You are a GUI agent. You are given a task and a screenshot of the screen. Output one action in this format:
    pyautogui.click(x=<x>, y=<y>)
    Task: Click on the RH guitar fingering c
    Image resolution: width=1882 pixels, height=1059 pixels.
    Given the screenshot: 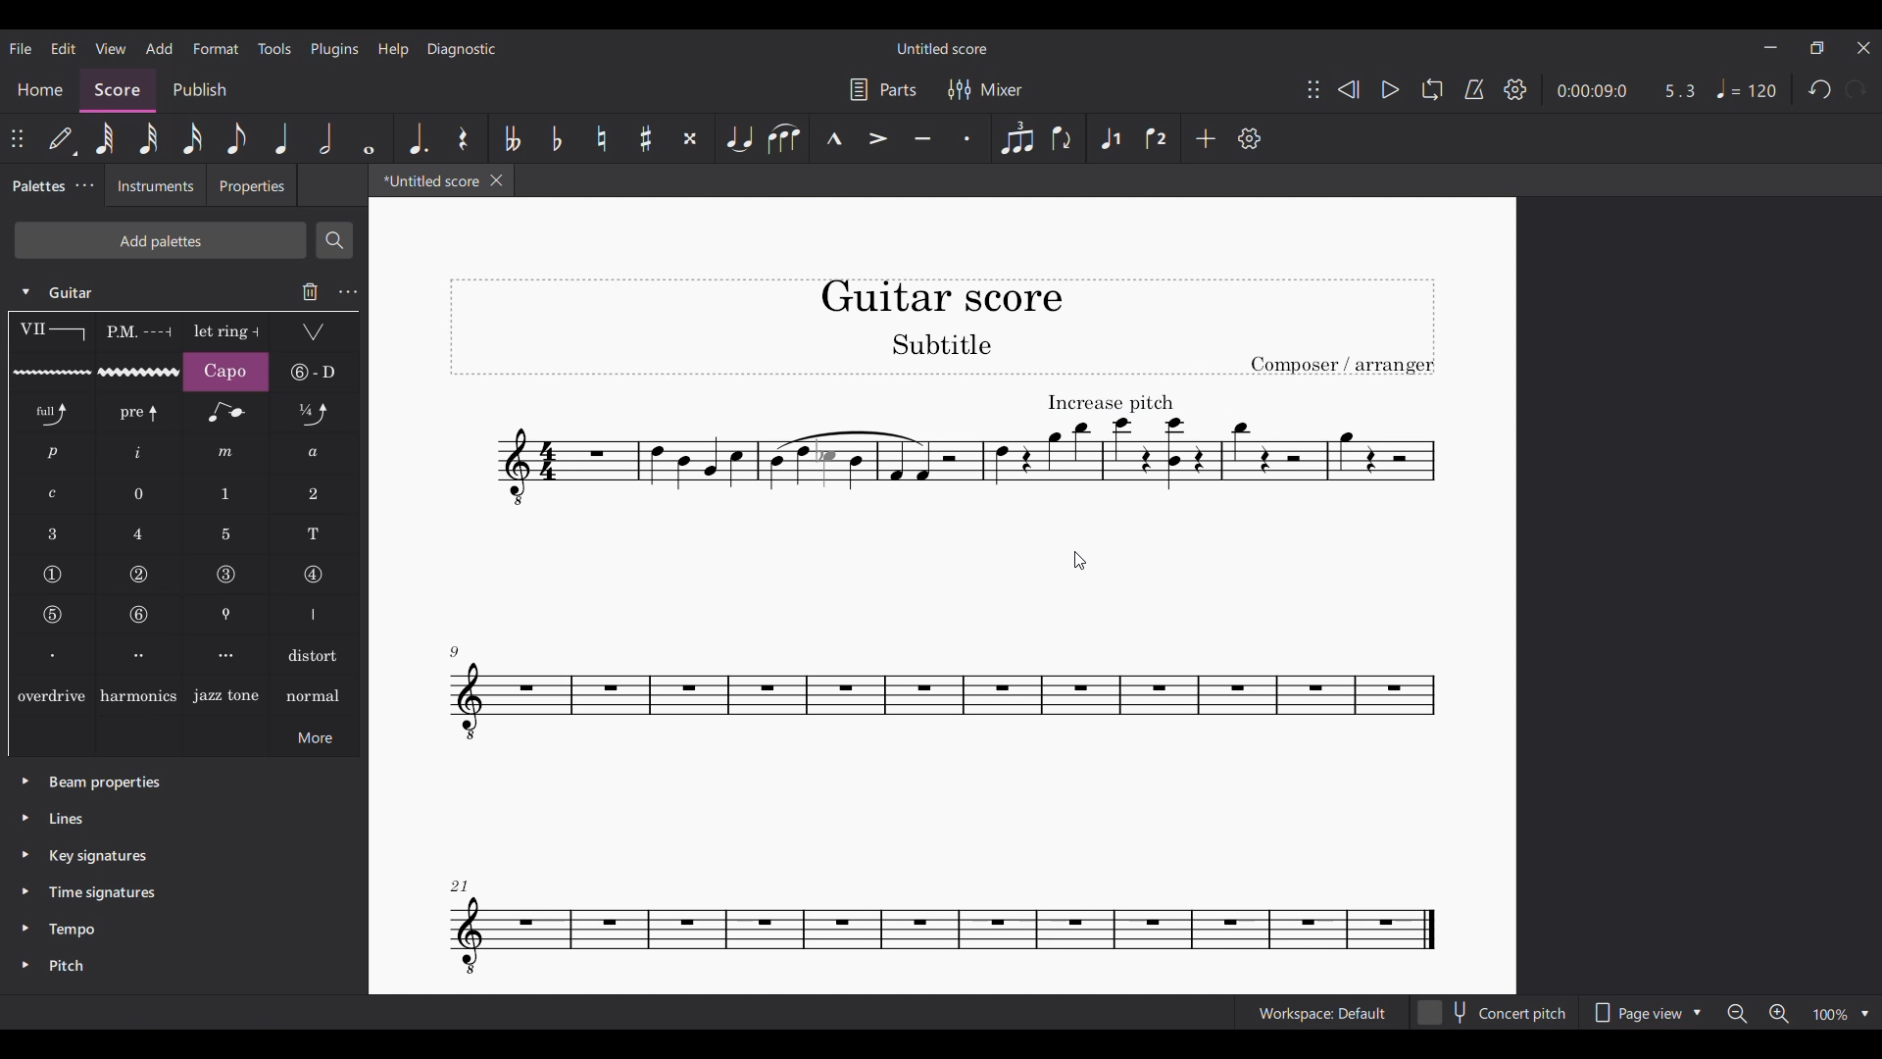 What is the action you would take?
    pyautogui.click(x=53, y=494)
    